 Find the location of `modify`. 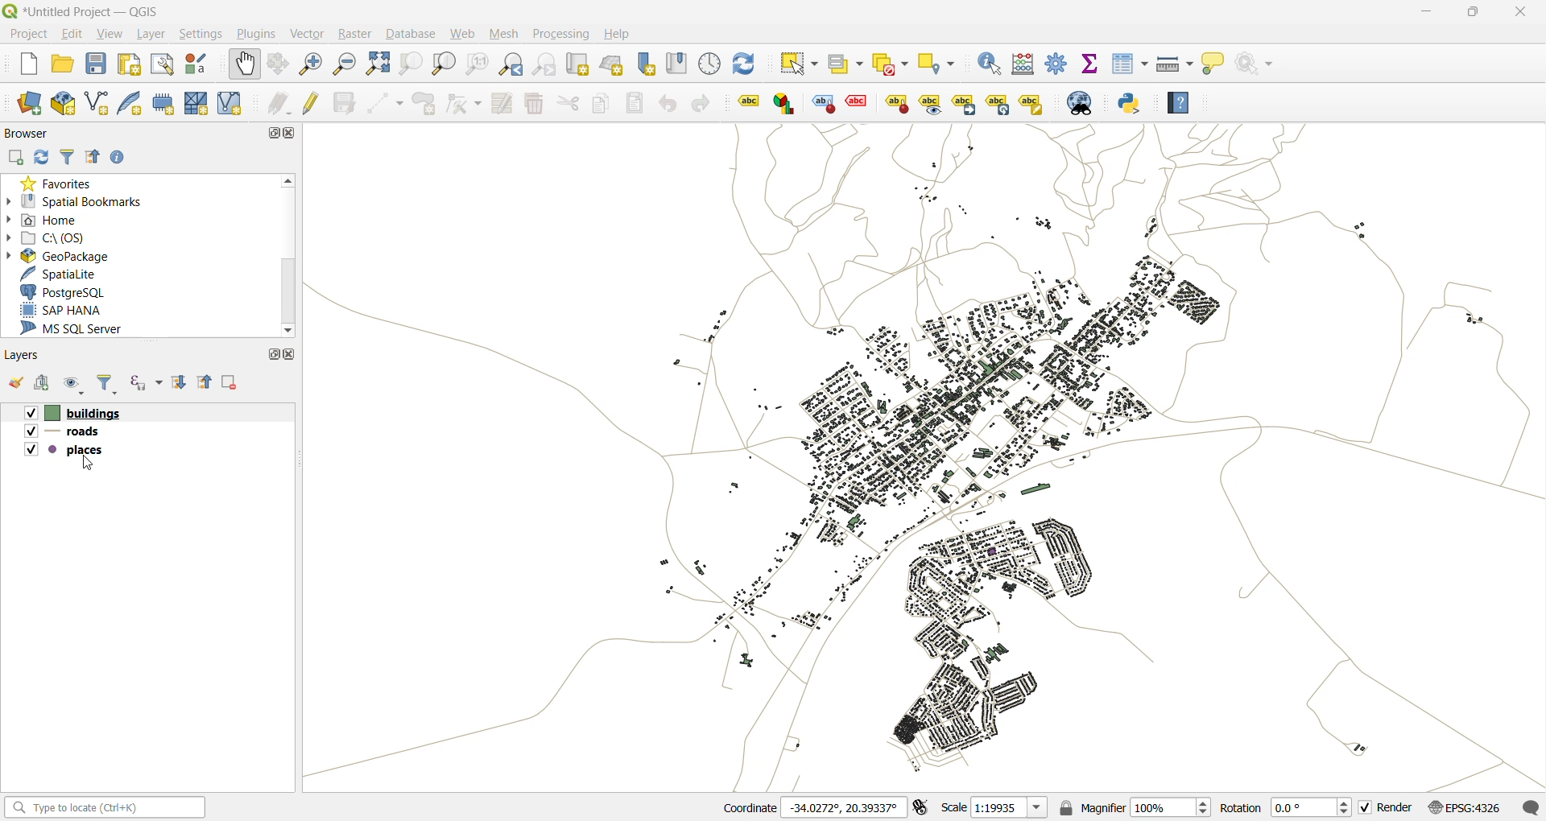

modify is located at coordinates (503, 104).